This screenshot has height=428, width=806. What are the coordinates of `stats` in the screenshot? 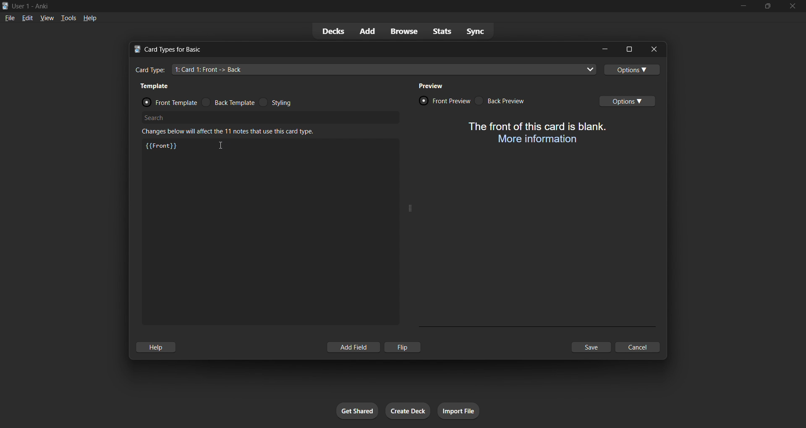 It's located at (440, 32).